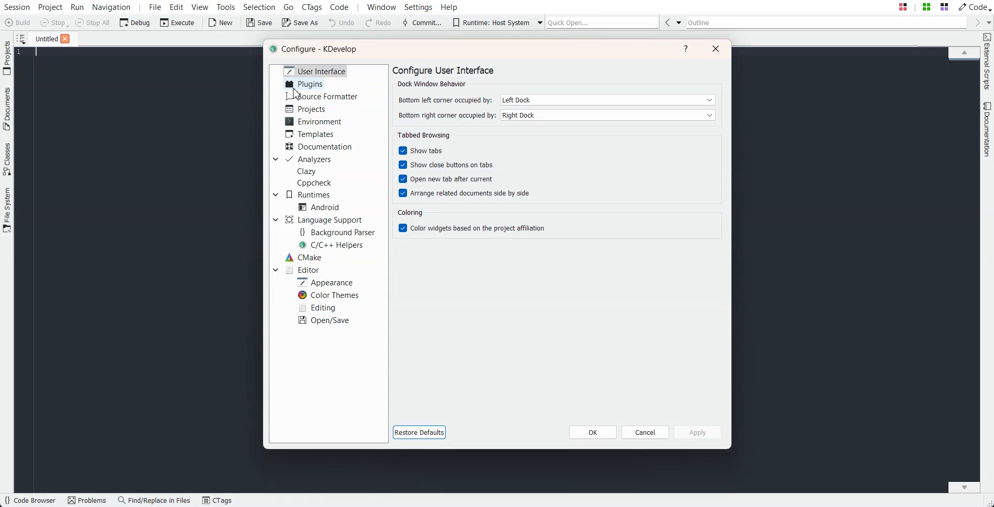  What do you see at coordinates (667, 22) in the screenshot?
I see `Go Back` at bounding box center [667, 22].